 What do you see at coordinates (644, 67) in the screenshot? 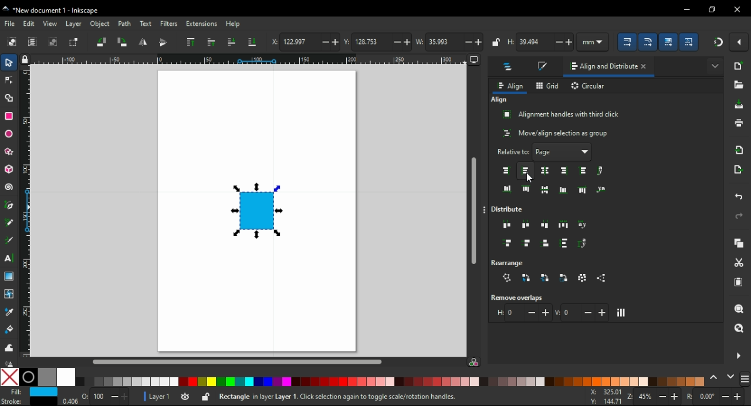
I see `close` at bounding box center [644, 67].